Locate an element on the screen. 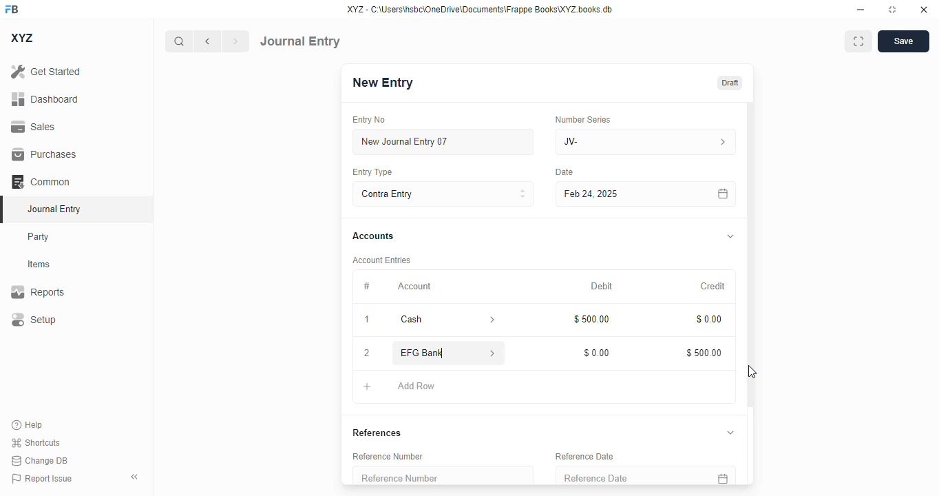  purchases is located at coordinates (45, 154).